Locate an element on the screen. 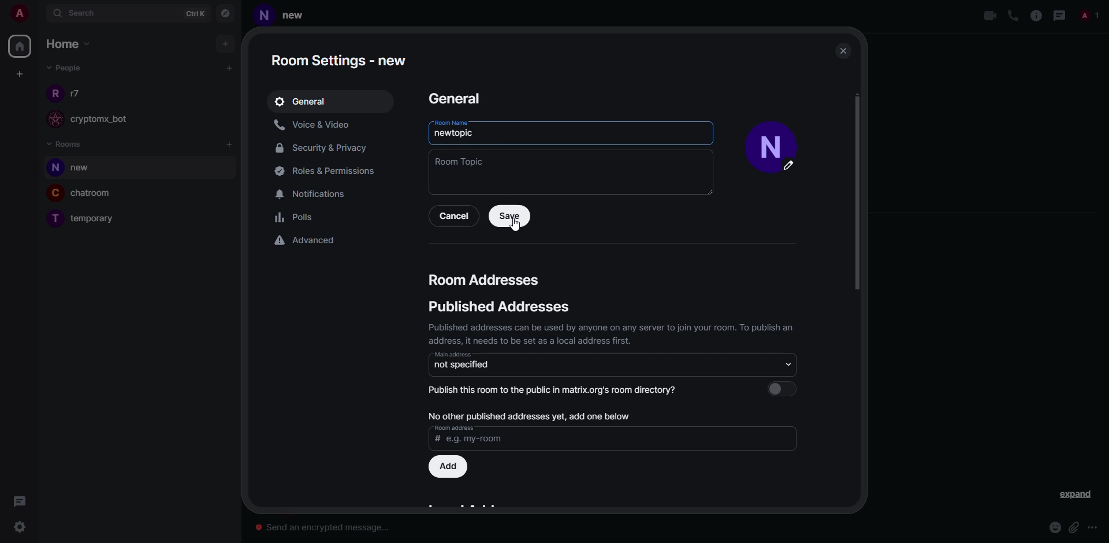 This screenshot has height=543, width=1109. new  is located at coordinates (299, 14).